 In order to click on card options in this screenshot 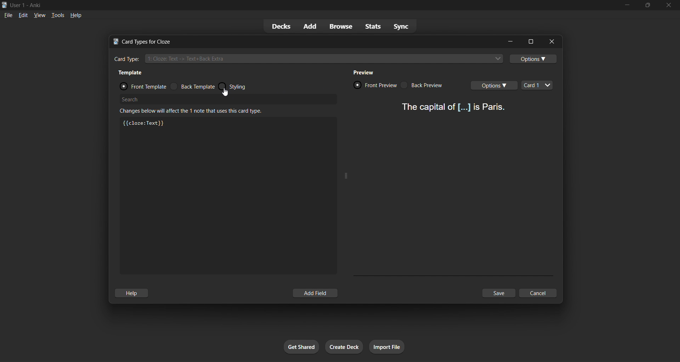, I will do `click(495, 87)`.